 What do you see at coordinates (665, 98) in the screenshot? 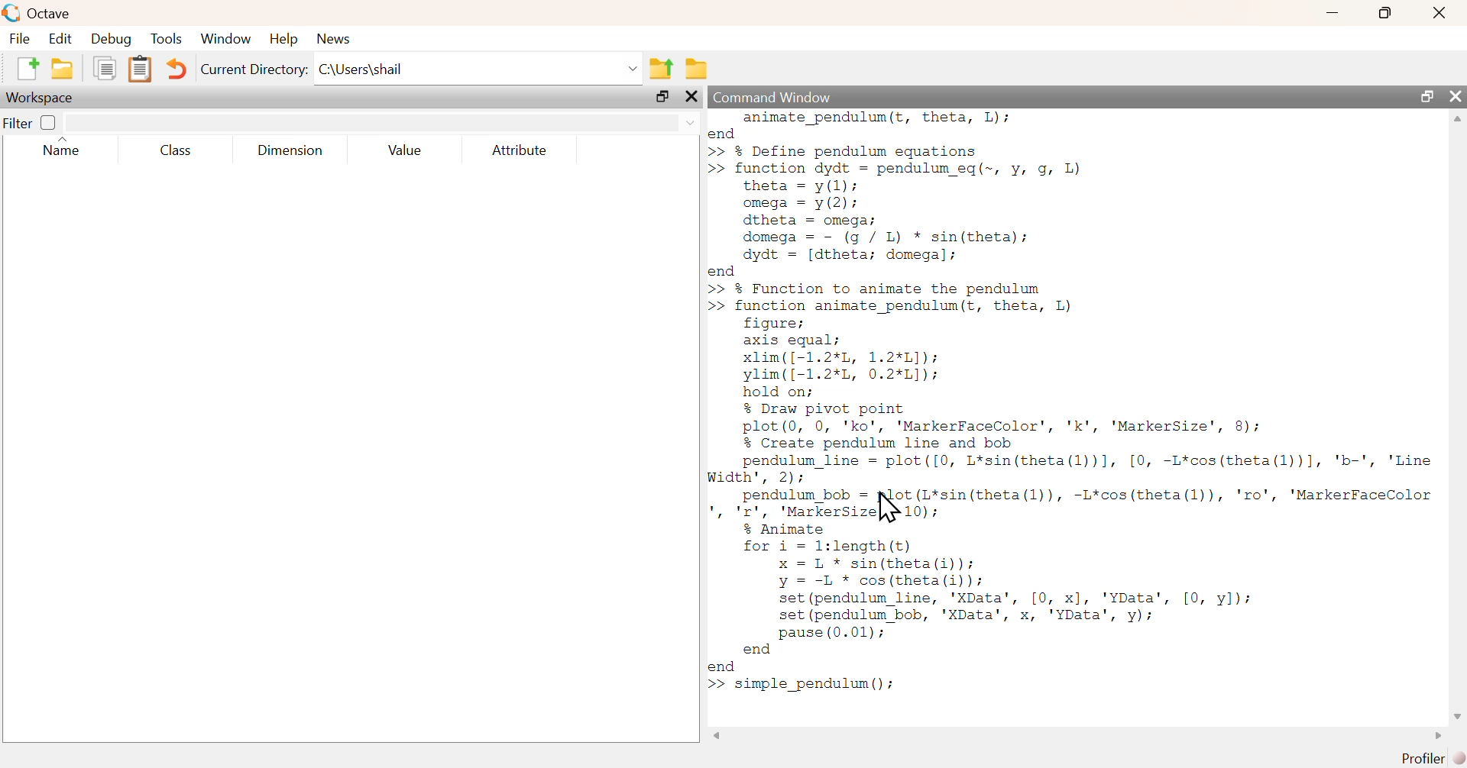
I see `Maximize` at bounding box center [665, 98].